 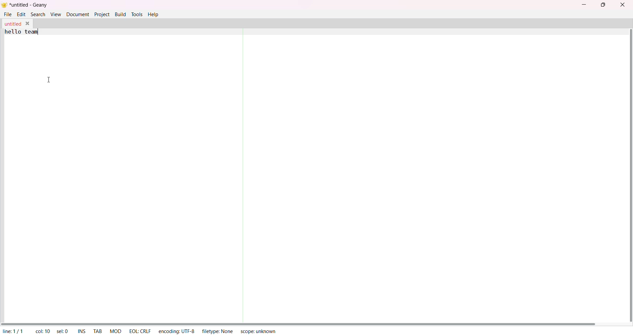 What do you see at coordinates (99, 330) in the screenshot?
I see `tab` at bounding box center [99, 330].